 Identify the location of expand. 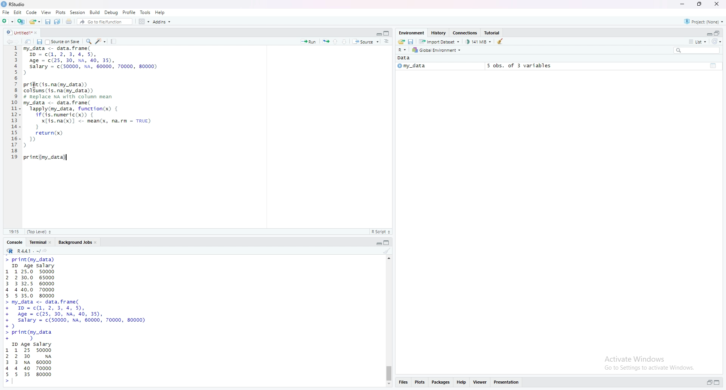
(377, 244).